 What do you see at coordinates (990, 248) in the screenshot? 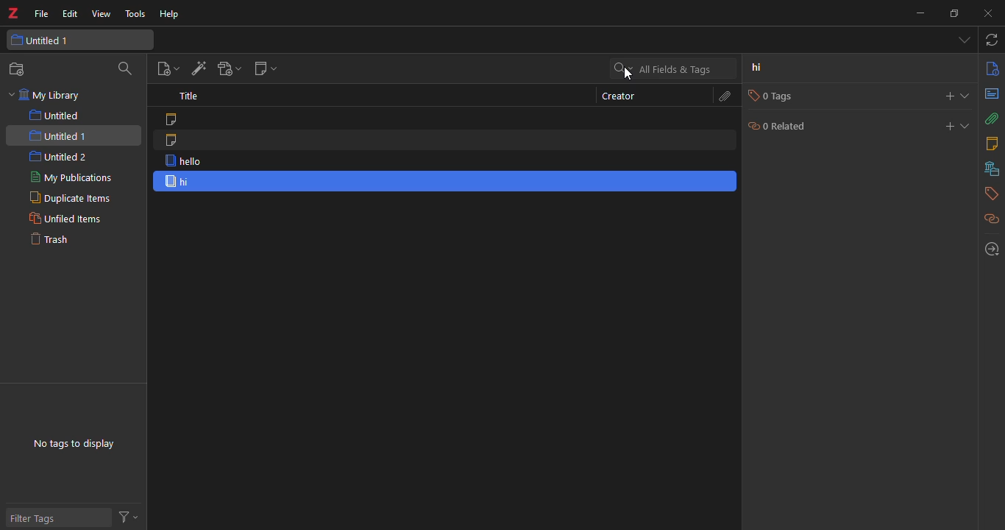
I see `locate` at bounding box center [990, 248].